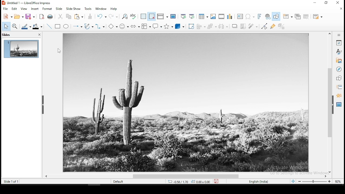 The image size is (345, 194). What do you see at coordinates (57, 26) in the screenshot?
I see `rectangle` at bounding box center [57, 26].